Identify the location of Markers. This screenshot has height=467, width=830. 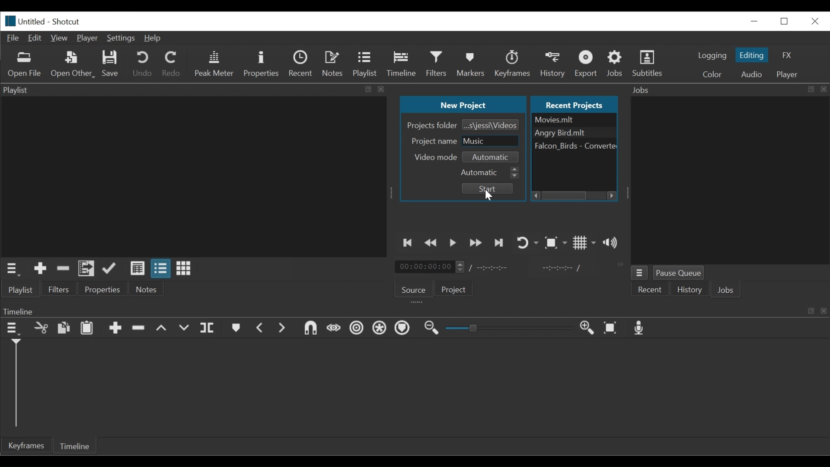
(472, 64).